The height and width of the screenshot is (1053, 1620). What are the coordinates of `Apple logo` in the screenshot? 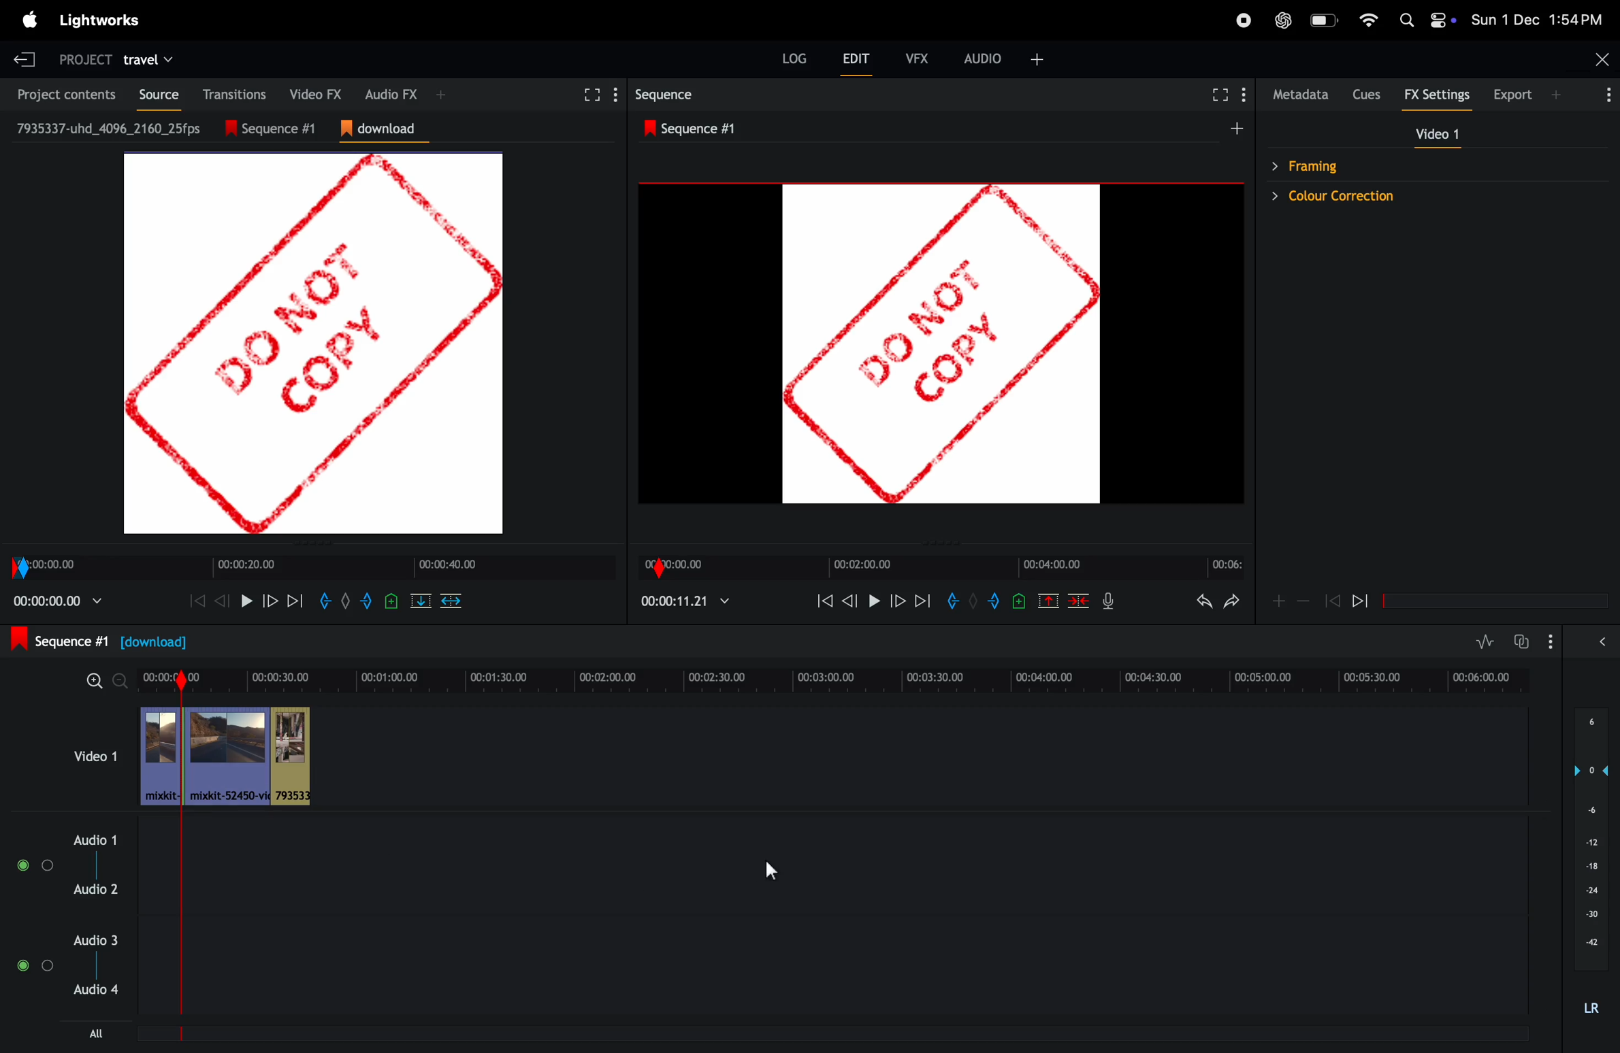 It's located at (31, 20).